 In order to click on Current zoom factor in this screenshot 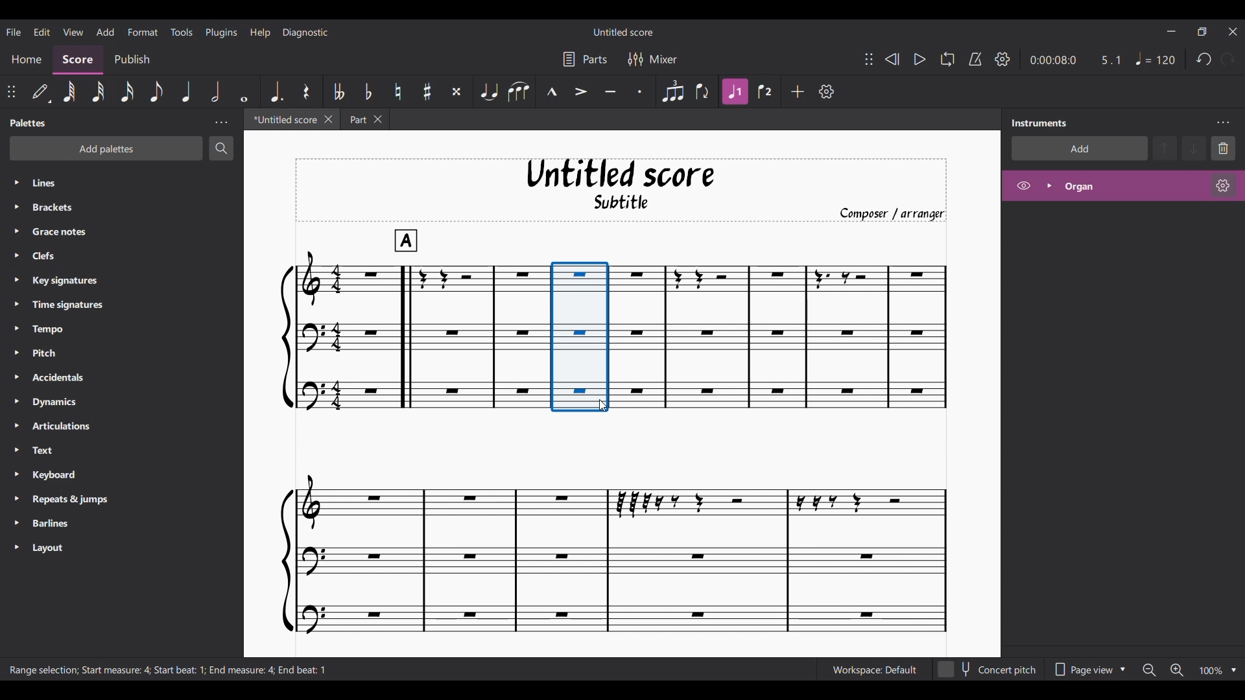, I will do `click(1212, 671)`.